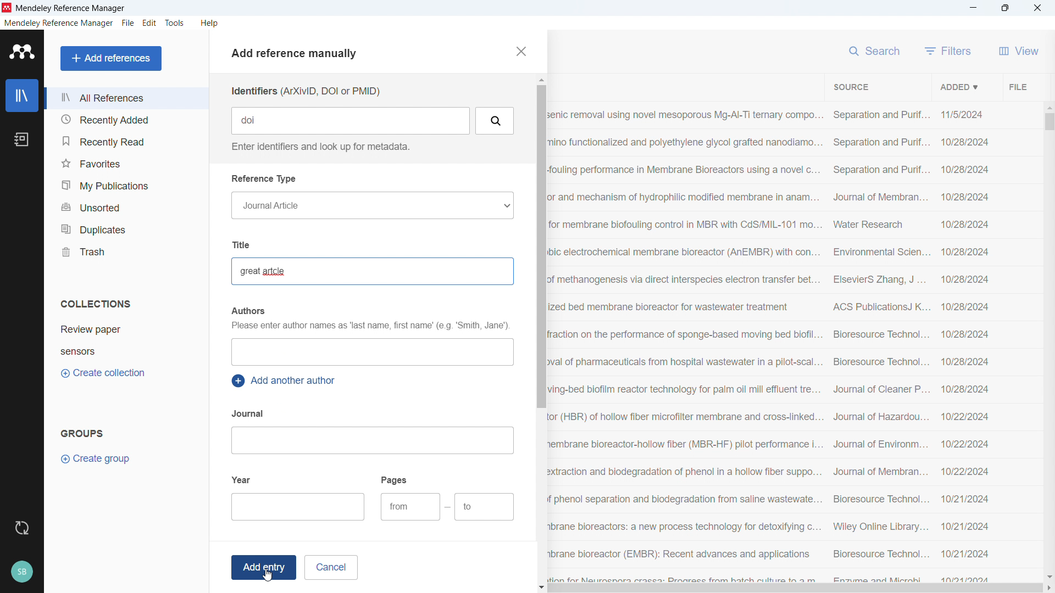  What do you see at coordinates (485, 507) in the screenshot?
I see `Ending page ` at bounding box center [485, 507].